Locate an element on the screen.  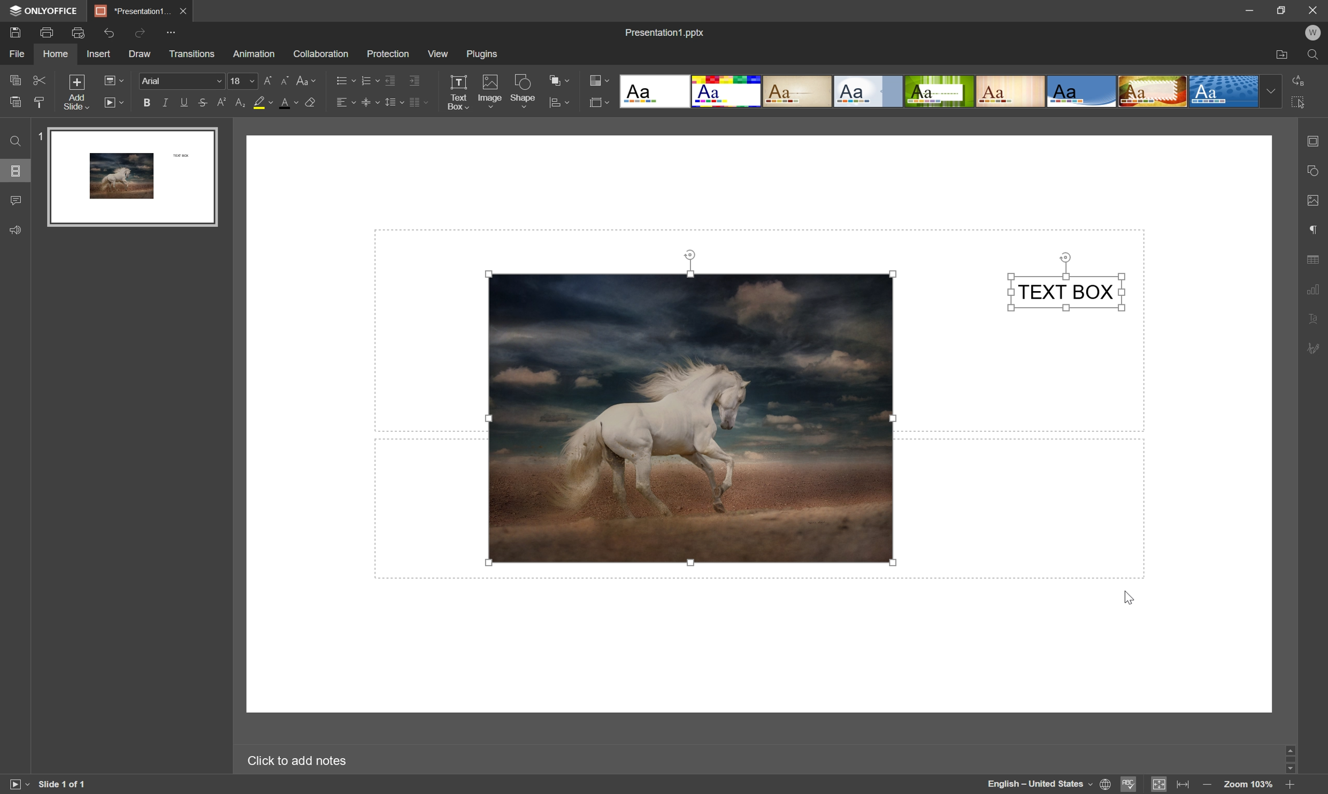
find is located at coordinates (1315, 56).